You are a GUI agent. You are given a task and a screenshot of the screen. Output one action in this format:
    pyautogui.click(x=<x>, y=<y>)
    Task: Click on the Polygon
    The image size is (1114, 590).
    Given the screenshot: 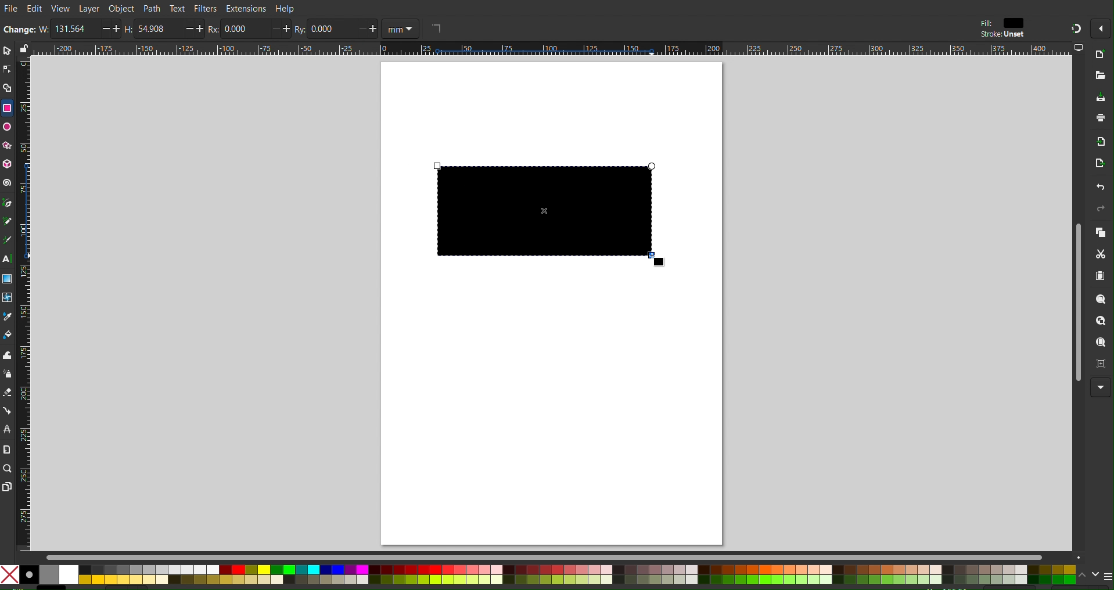 What is the action you would take?
    pyautogui.click(x=7, y=145)
    